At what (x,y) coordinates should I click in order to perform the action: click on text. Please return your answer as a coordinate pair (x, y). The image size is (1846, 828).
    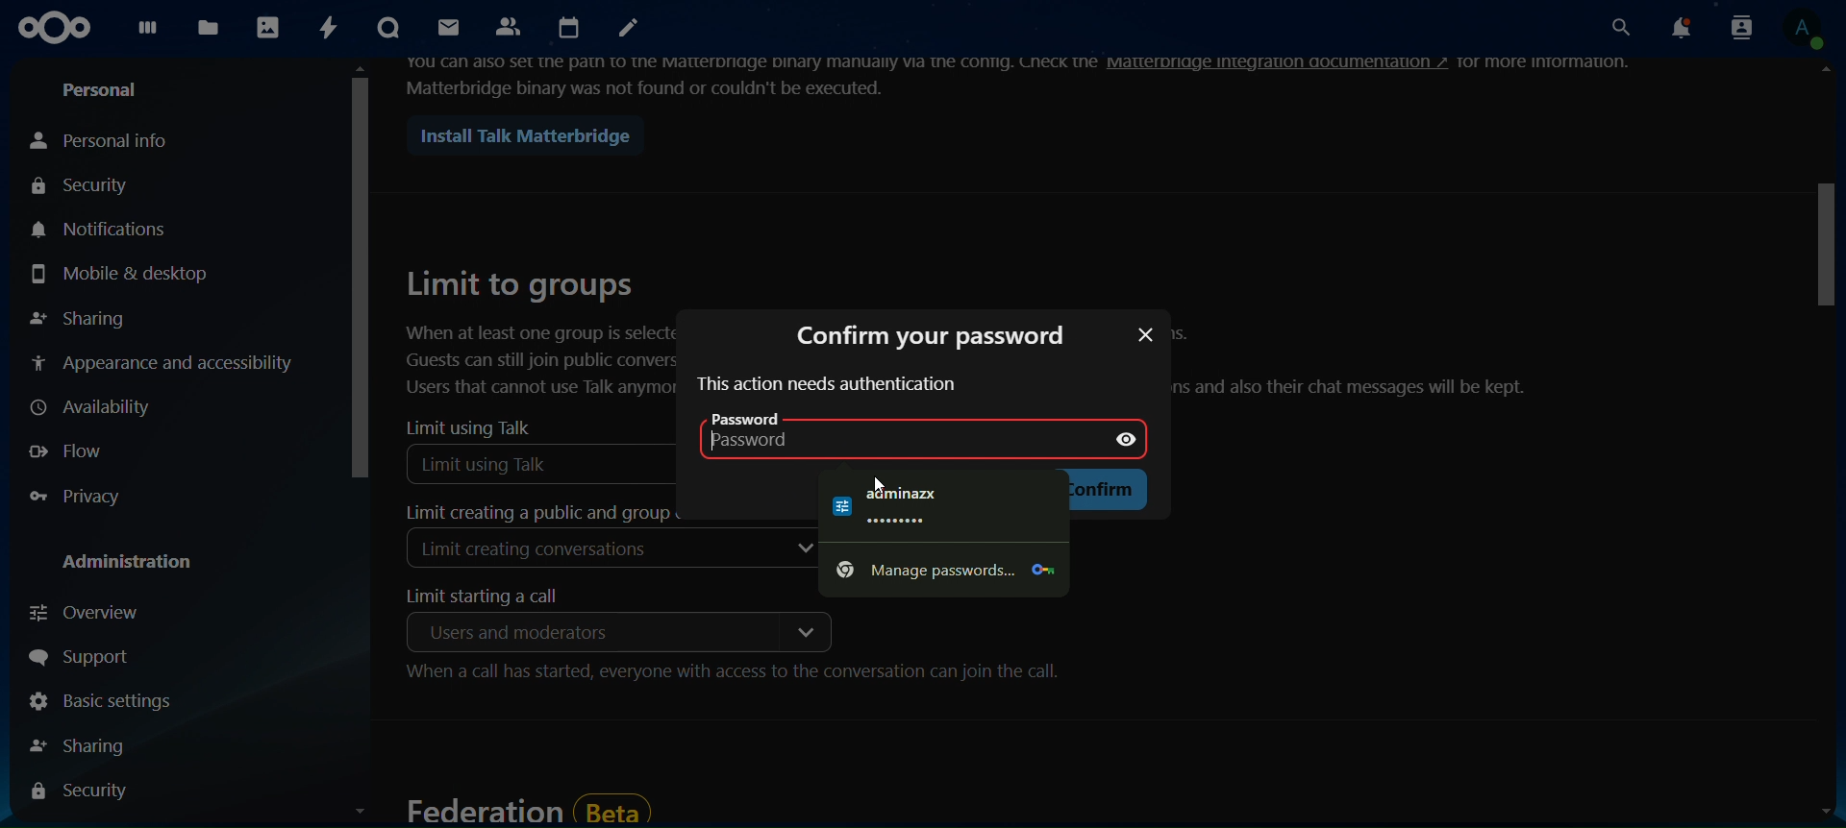
    Looking at the image, I should click on (827, 385).